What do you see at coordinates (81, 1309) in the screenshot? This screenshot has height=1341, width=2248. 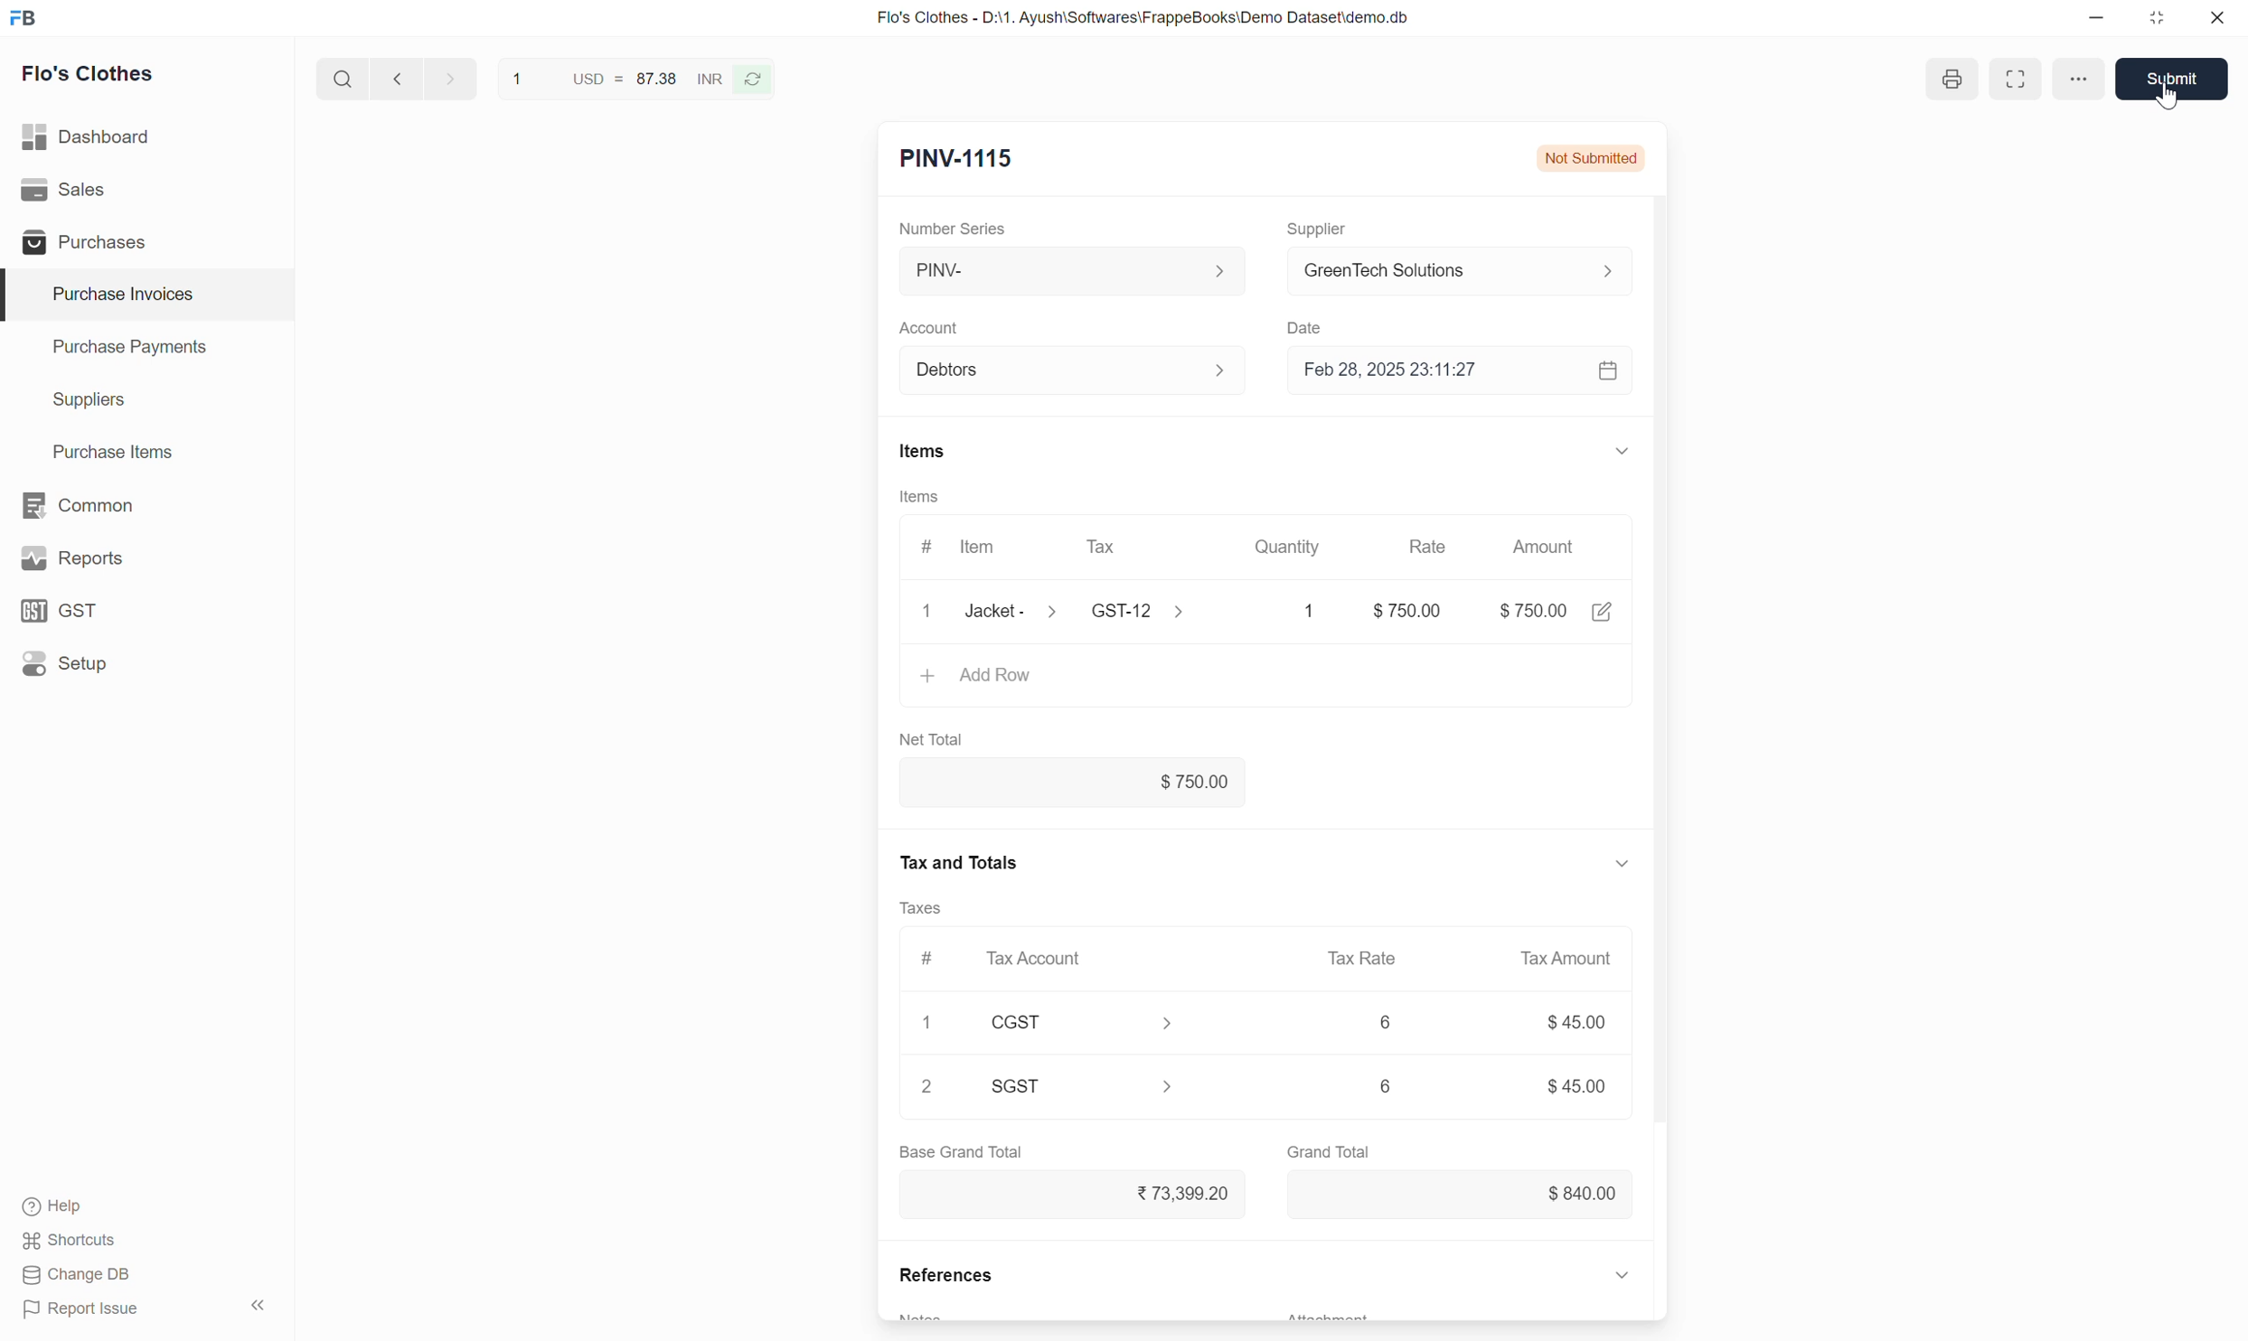 I see `Report Issue` at bounding box center [81, 1309].